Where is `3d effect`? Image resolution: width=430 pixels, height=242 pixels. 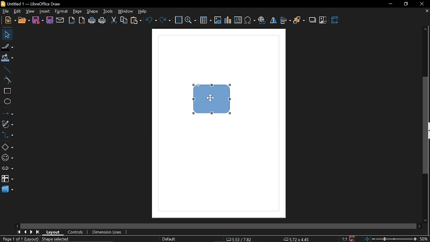 3d effect is located at coordinates (336, 20).